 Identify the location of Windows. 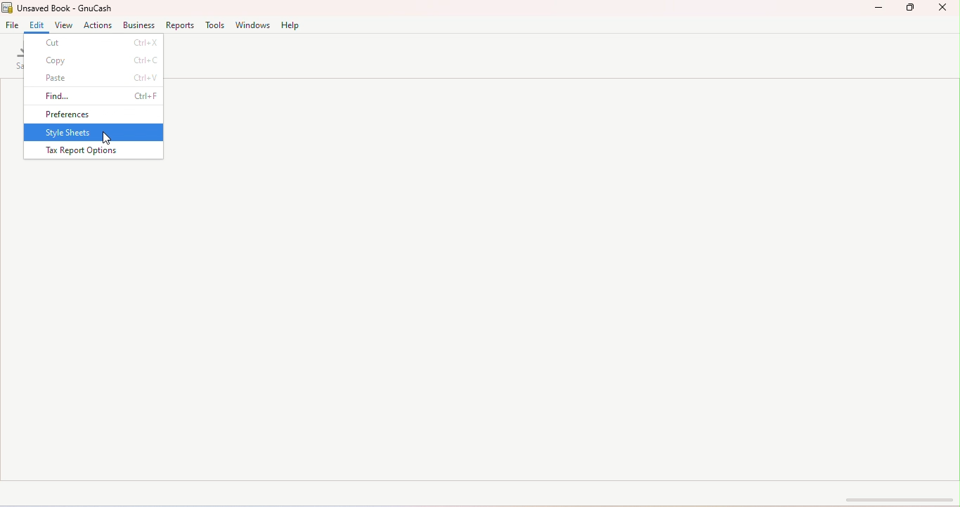
(255, 25).